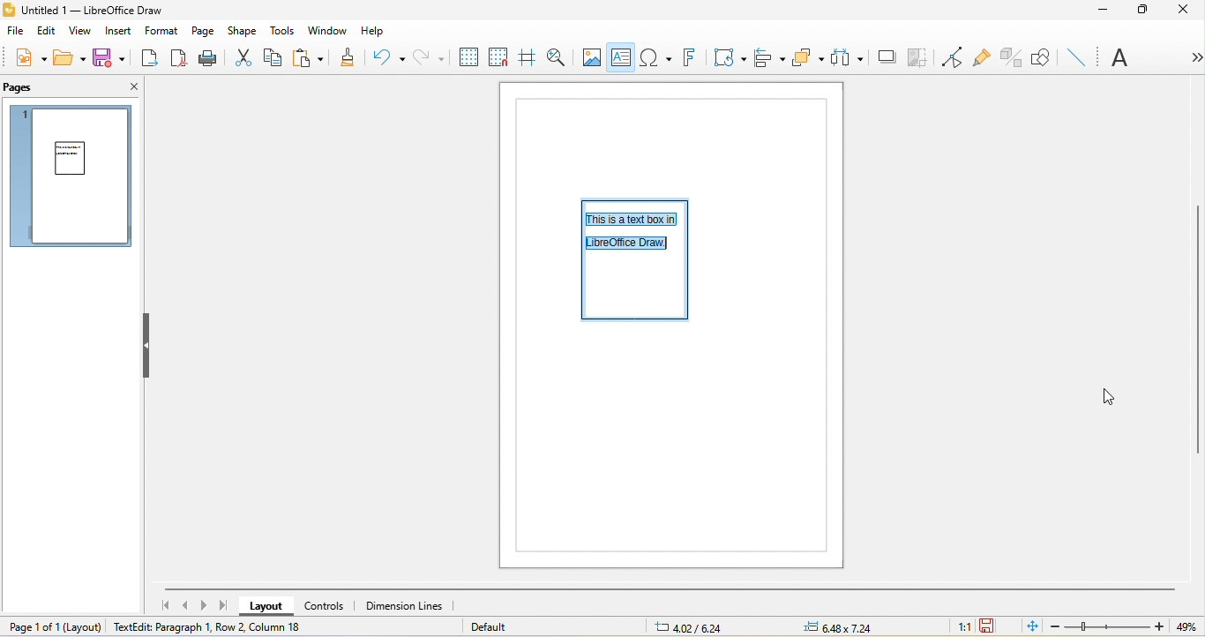  Describe the element at coordinates (882, 56) in the screenshot. I see `shadow` at that location.